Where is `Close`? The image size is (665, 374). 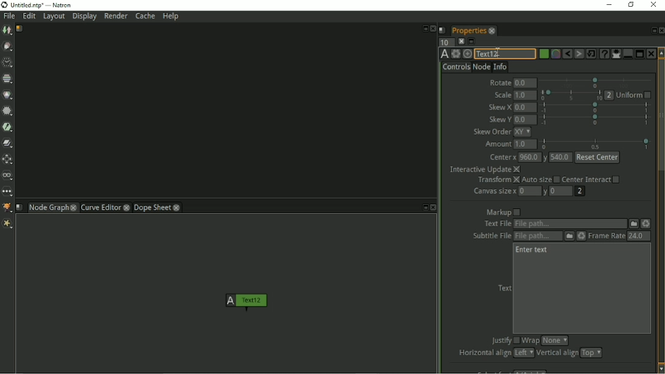 Close is located at coordinates (434, 208).